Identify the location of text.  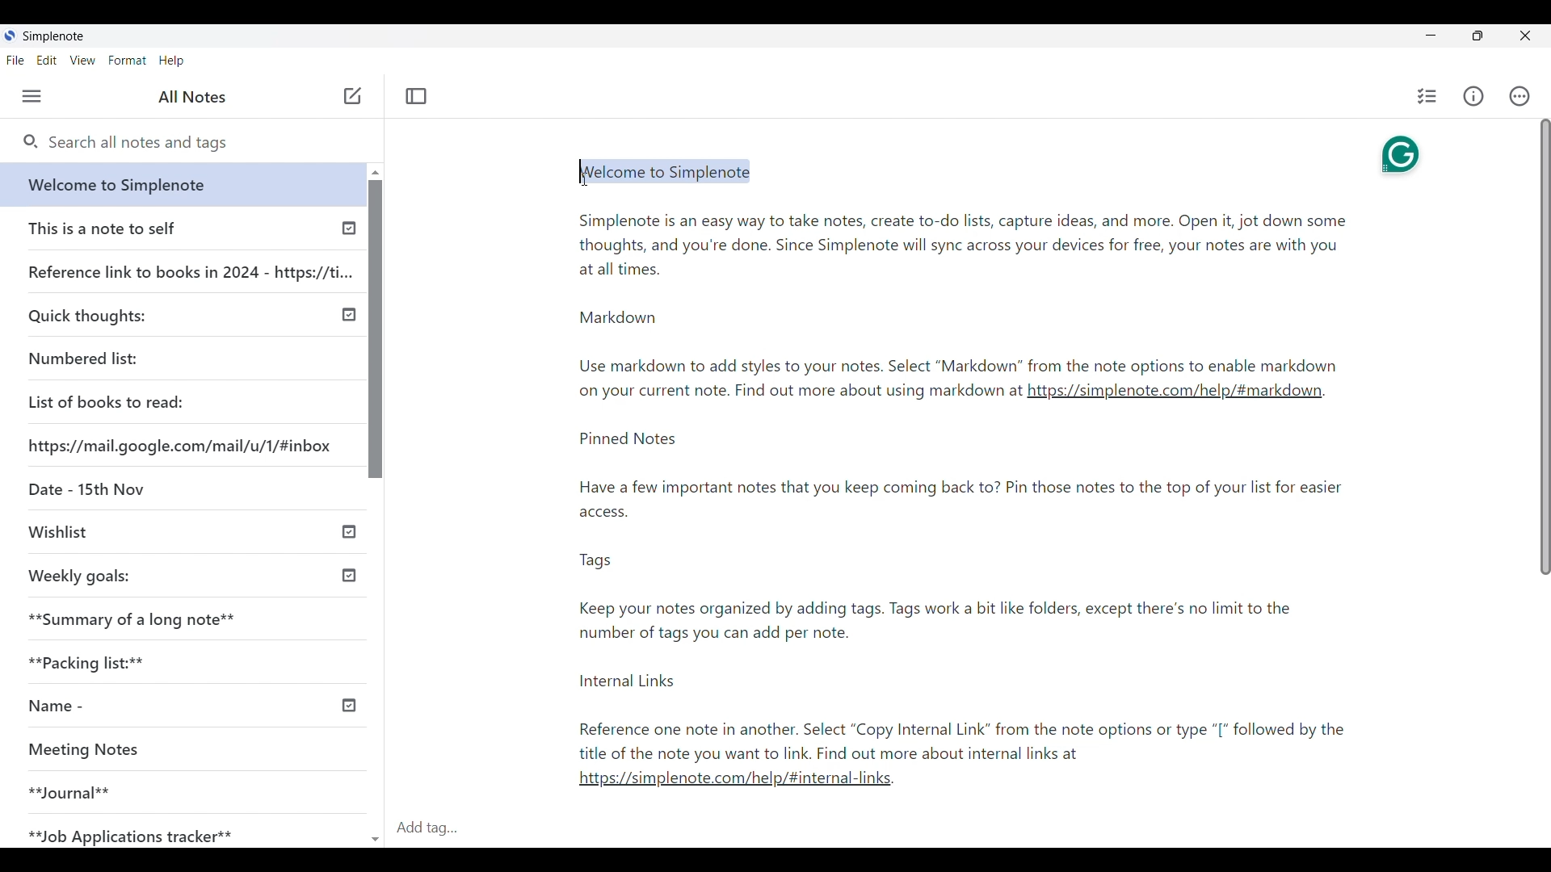
(977, 599).